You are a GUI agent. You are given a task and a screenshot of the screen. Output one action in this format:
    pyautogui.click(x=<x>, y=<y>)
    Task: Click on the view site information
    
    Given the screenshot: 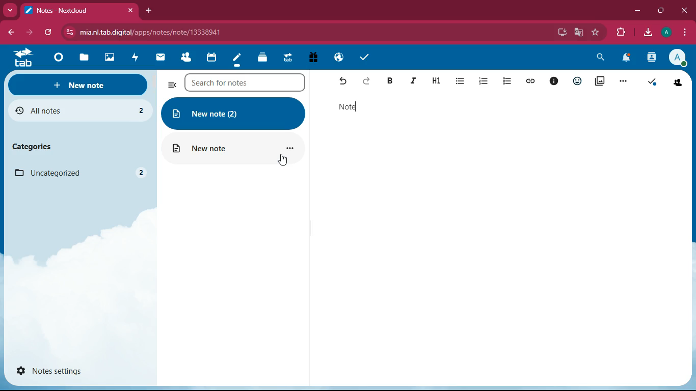 What is the action you would take?
    pyautogui.click(x=69, y=33)
    